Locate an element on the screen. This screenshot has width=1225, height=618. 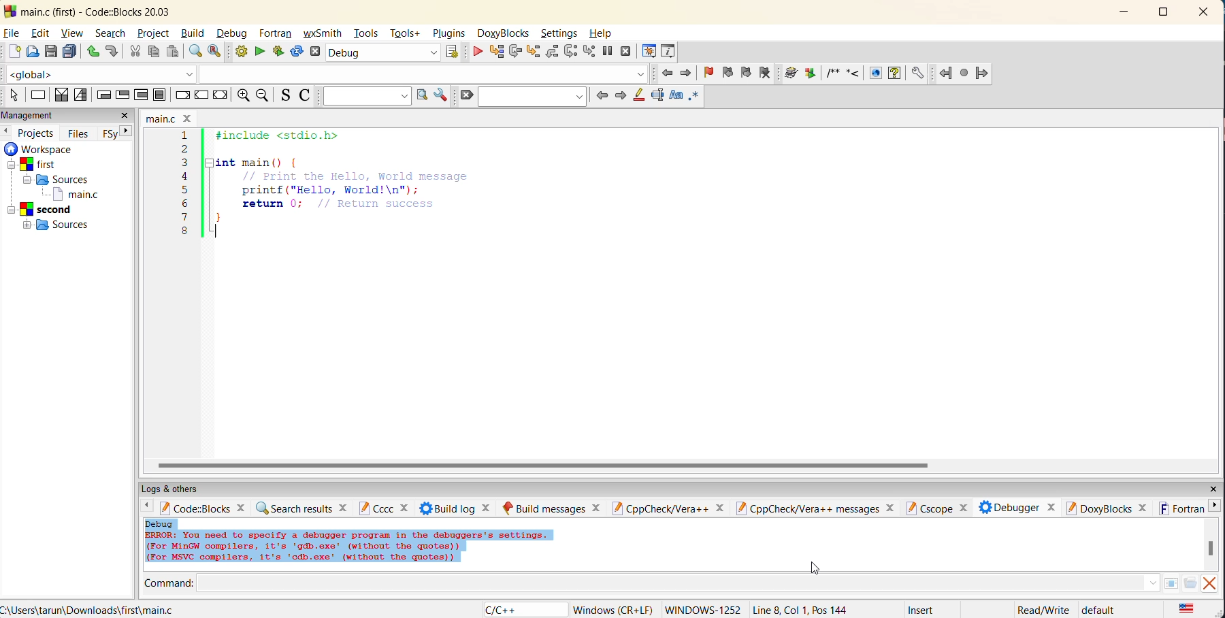
text to search is located at coordinates (365, 95).